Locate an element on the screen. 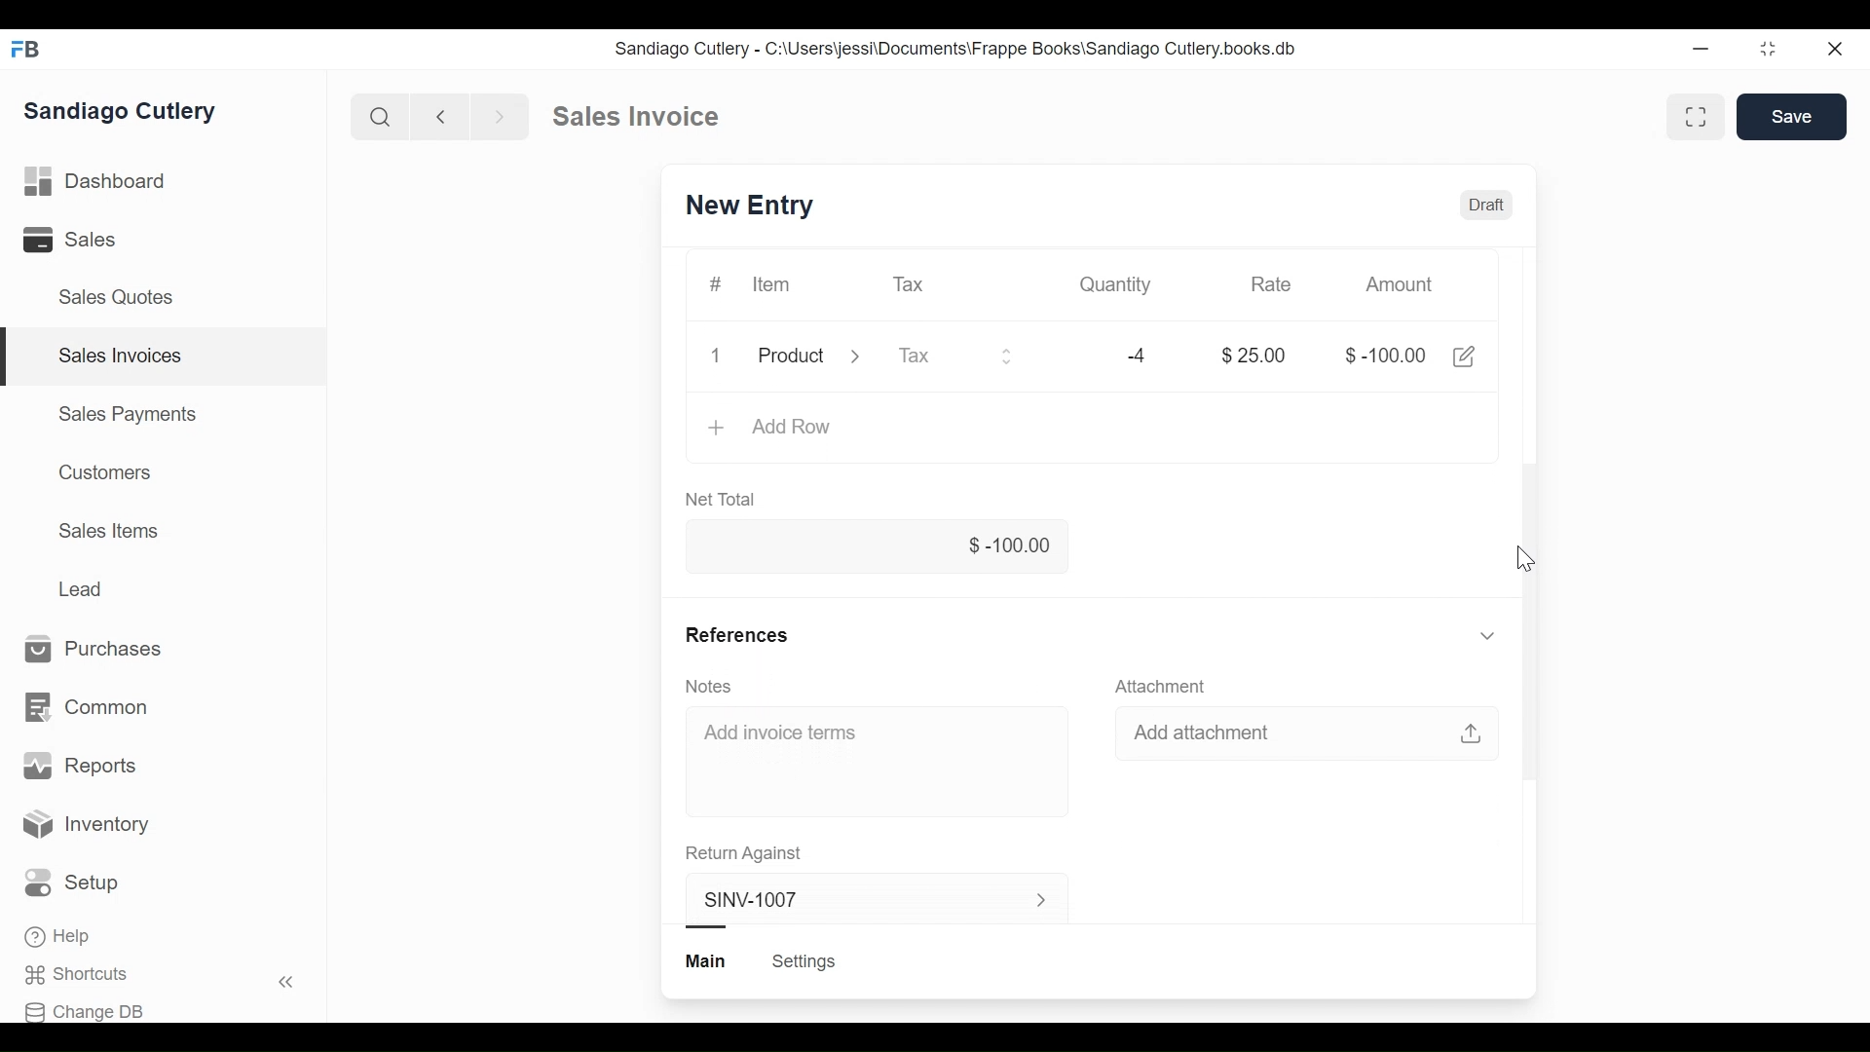 The image size is (1870, 1052). FB is located at coordinates (29, 50).